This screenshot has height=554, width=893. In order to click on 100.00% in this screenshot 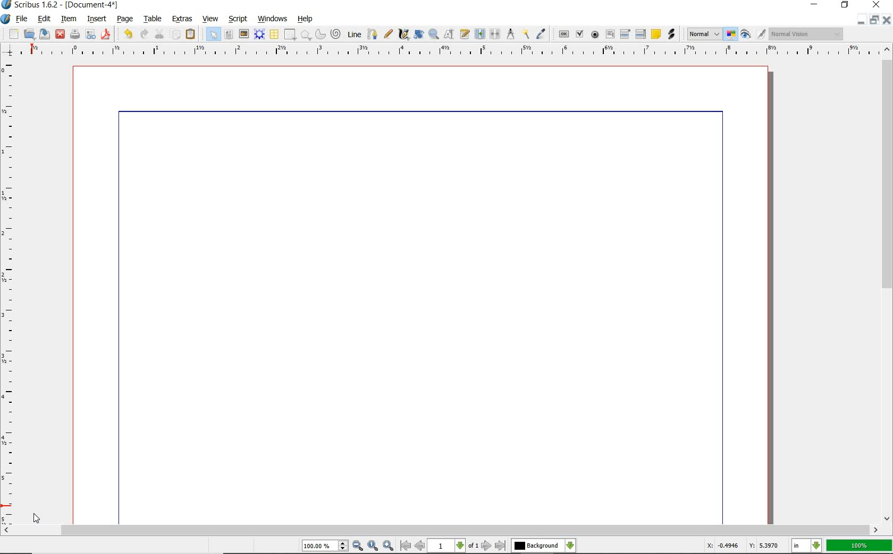, I will do `click(326, 546)`.